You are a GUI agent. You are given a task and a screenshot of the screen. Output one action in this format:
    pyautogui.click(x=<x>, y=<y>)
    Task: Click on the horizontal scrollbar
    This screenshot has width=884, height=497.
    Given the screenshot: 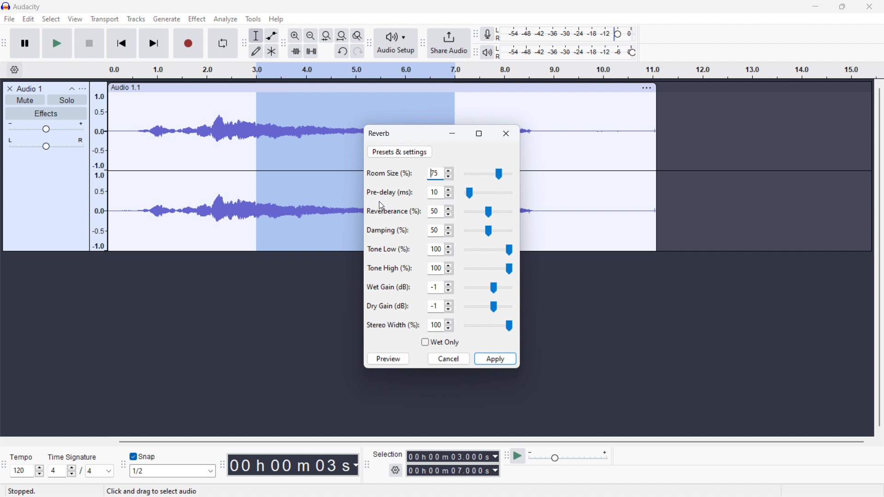 What is the action you would take?
    pyautogui.click(x=493, y=442)
    